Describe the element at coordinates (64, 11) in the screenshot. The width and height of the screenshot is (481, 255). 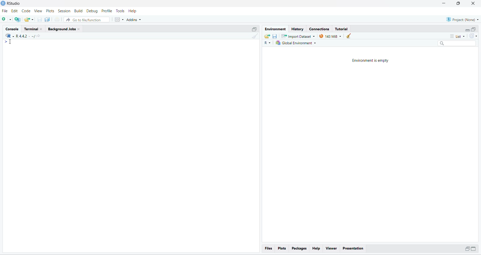
I see `session` at that location.